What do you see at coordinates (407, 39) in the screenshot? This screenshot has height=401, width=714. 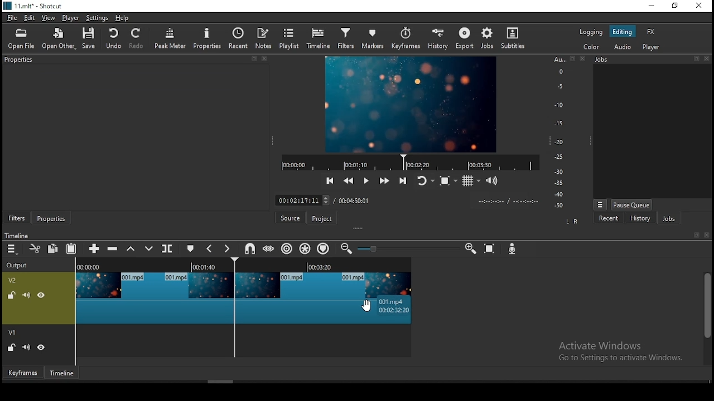 I see `keyframes` at bounding box center [407, 39].